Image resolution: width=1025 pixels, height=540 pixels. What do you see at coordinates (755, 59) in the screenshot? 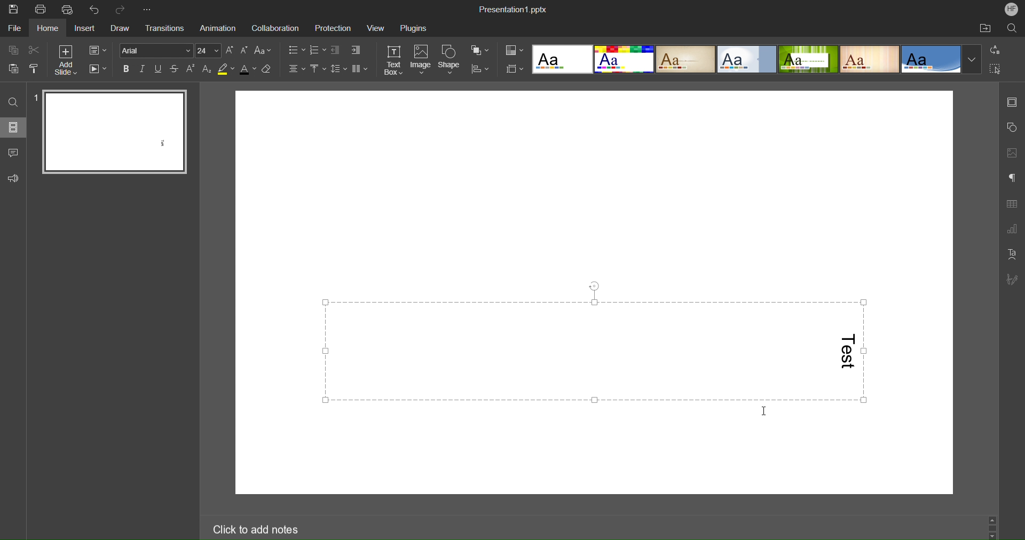
I see `Templates` at bounding box center [755, 59].